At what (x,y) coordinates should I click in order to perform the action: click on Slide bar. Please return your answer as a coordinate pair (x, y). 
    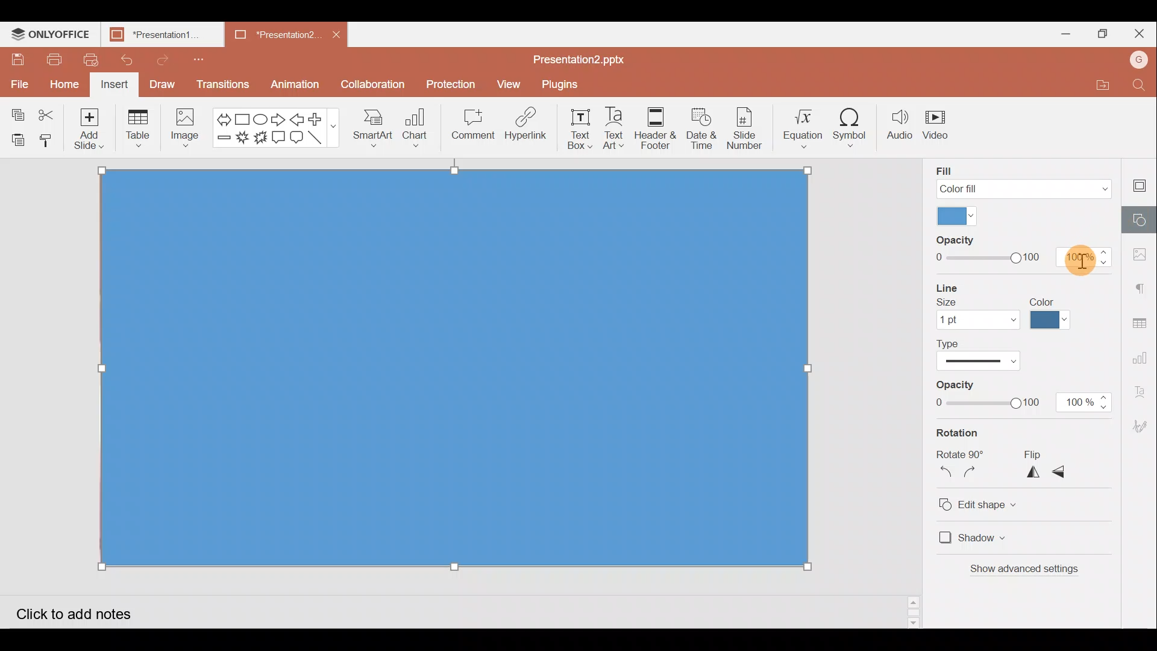
    Looking at the image, I should click on (914, 609).